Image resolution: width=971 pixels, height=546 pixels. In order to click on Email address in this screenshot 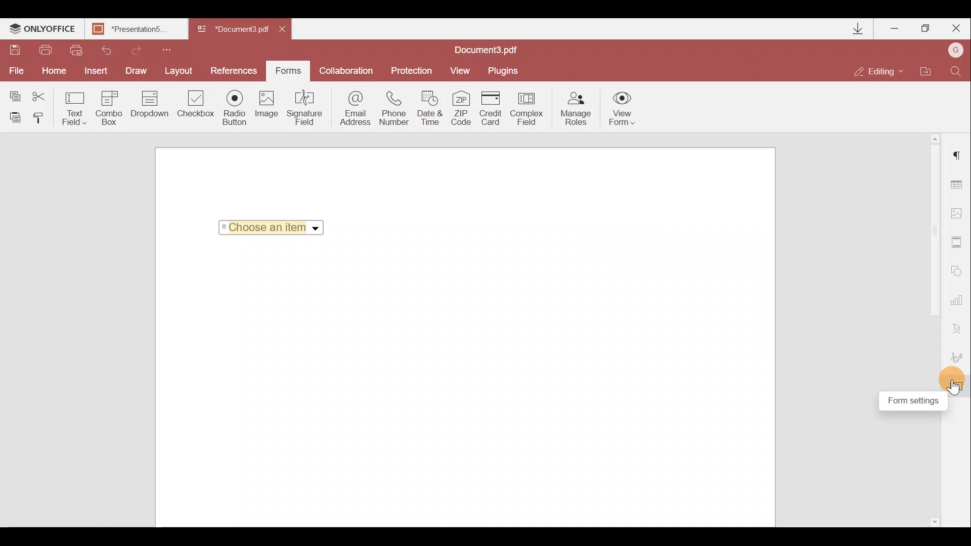, I will do `click(356, 110)`.